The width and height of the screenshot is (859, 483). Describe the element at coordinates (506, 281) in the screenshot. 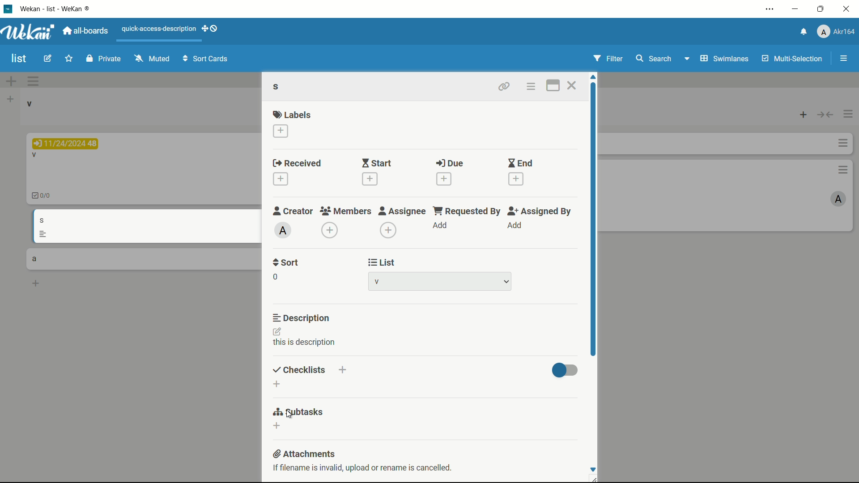

I see `dropdown` at that location.